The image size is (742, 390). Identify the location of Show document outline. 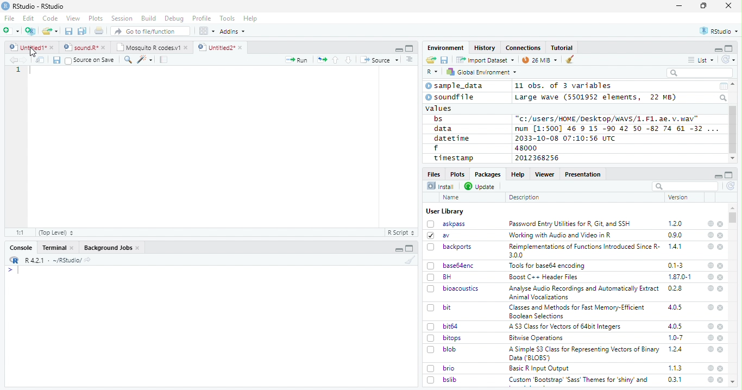
(408, 59).